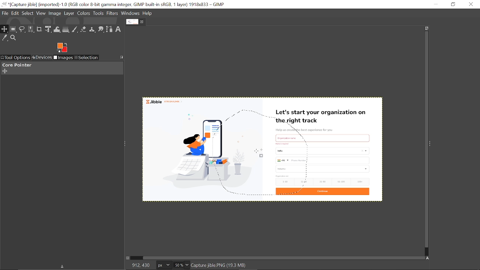  I want to click on Move tool, so click(4, 29).